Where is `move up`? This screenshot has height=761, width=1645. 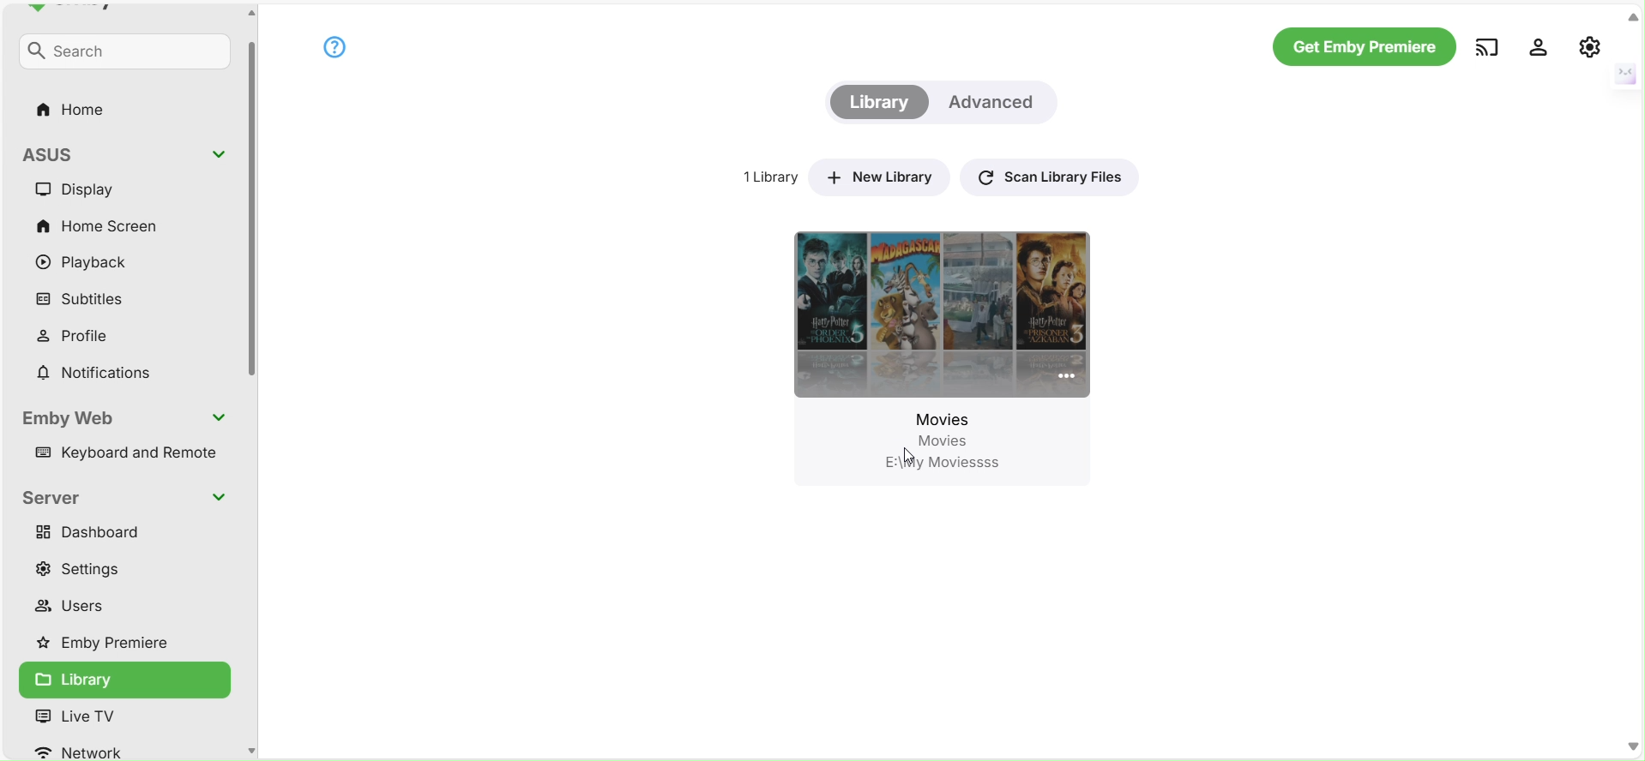
move up is located at coordinates (250, 13).